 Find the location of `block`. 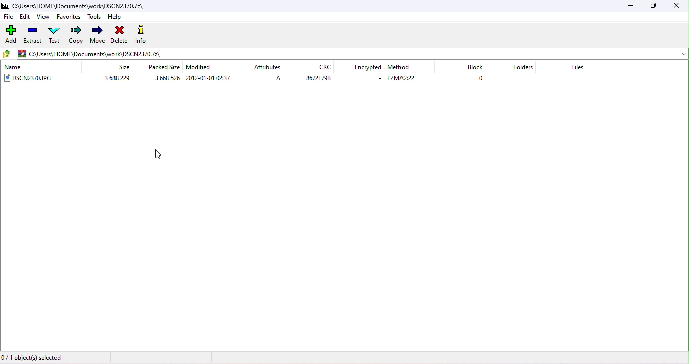

block is located at coordinates (476, 68).